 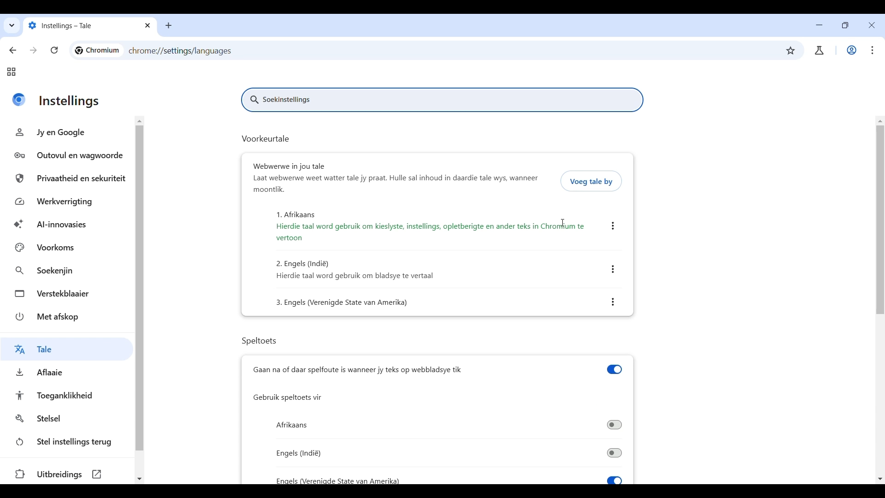 What do you see at coordinates (66, 443) in the screenshot?
I see `Stel instellings terug` at bounding box center [66, 443].